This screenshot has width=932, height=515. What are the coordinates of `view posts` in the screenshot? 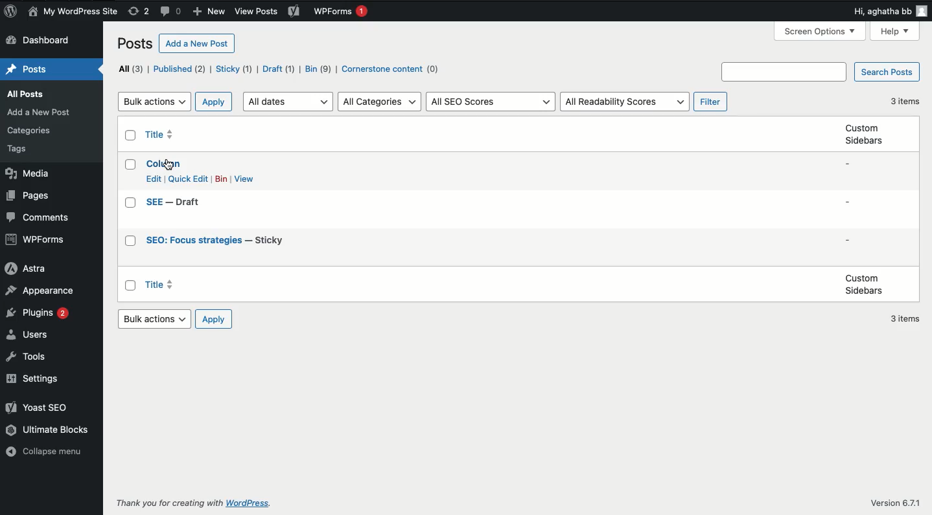 It's located at (257, 11).